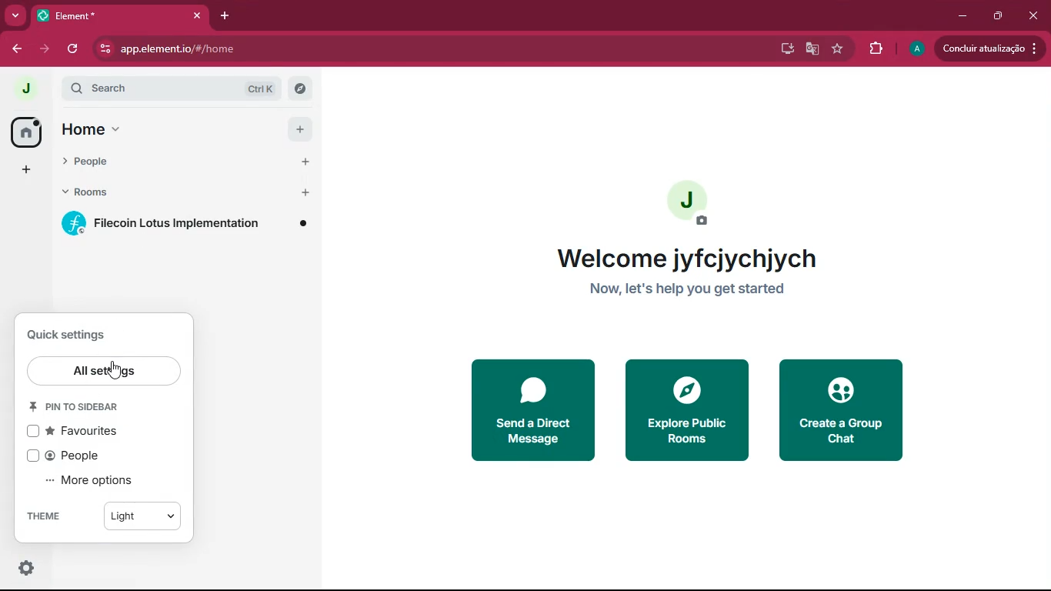 This screenshot has height=591, width=1051. What do you see at coordinates (122, 368) in the screenshot?
I see `cursor` at bounding box center [122, 368].